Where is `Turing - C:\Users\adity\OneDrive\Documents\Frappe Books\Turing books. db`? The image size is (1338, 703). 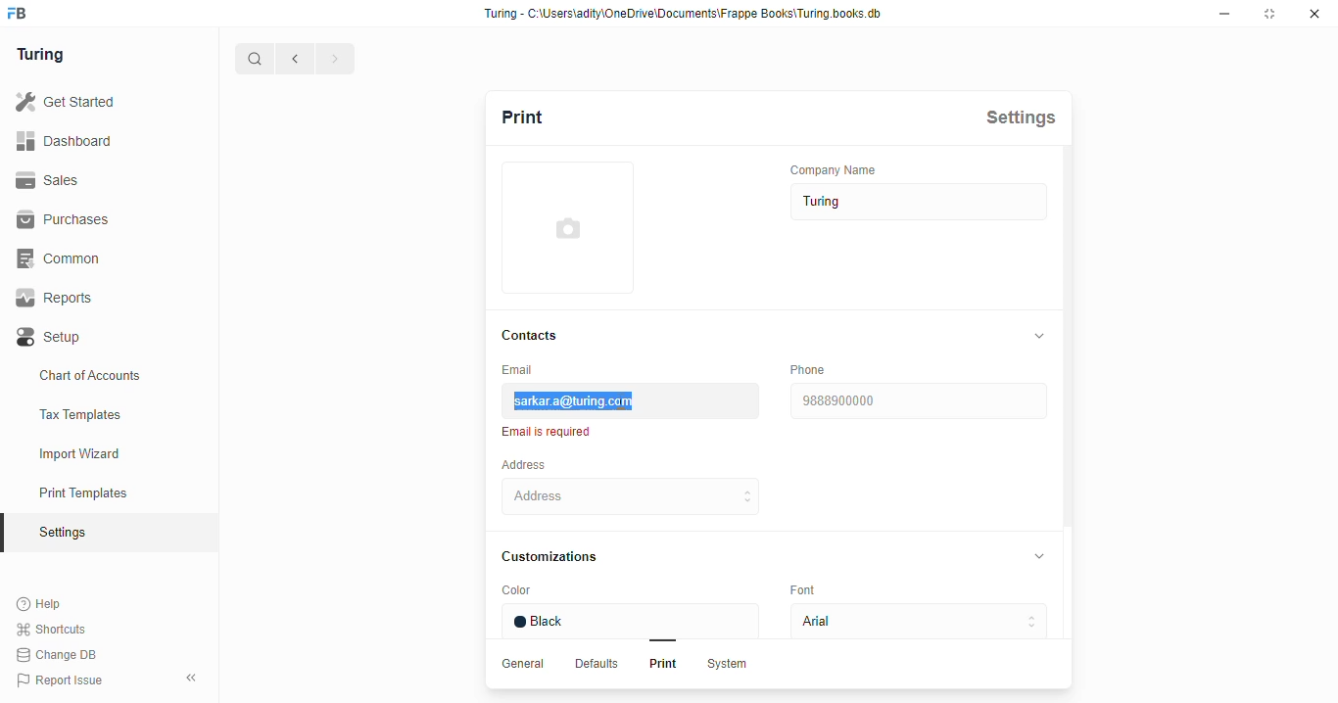
Turing - C:\Users\adity\OneDrive\Documents\Frappe Books\Turing books. db is located at coordinates (688, 14).